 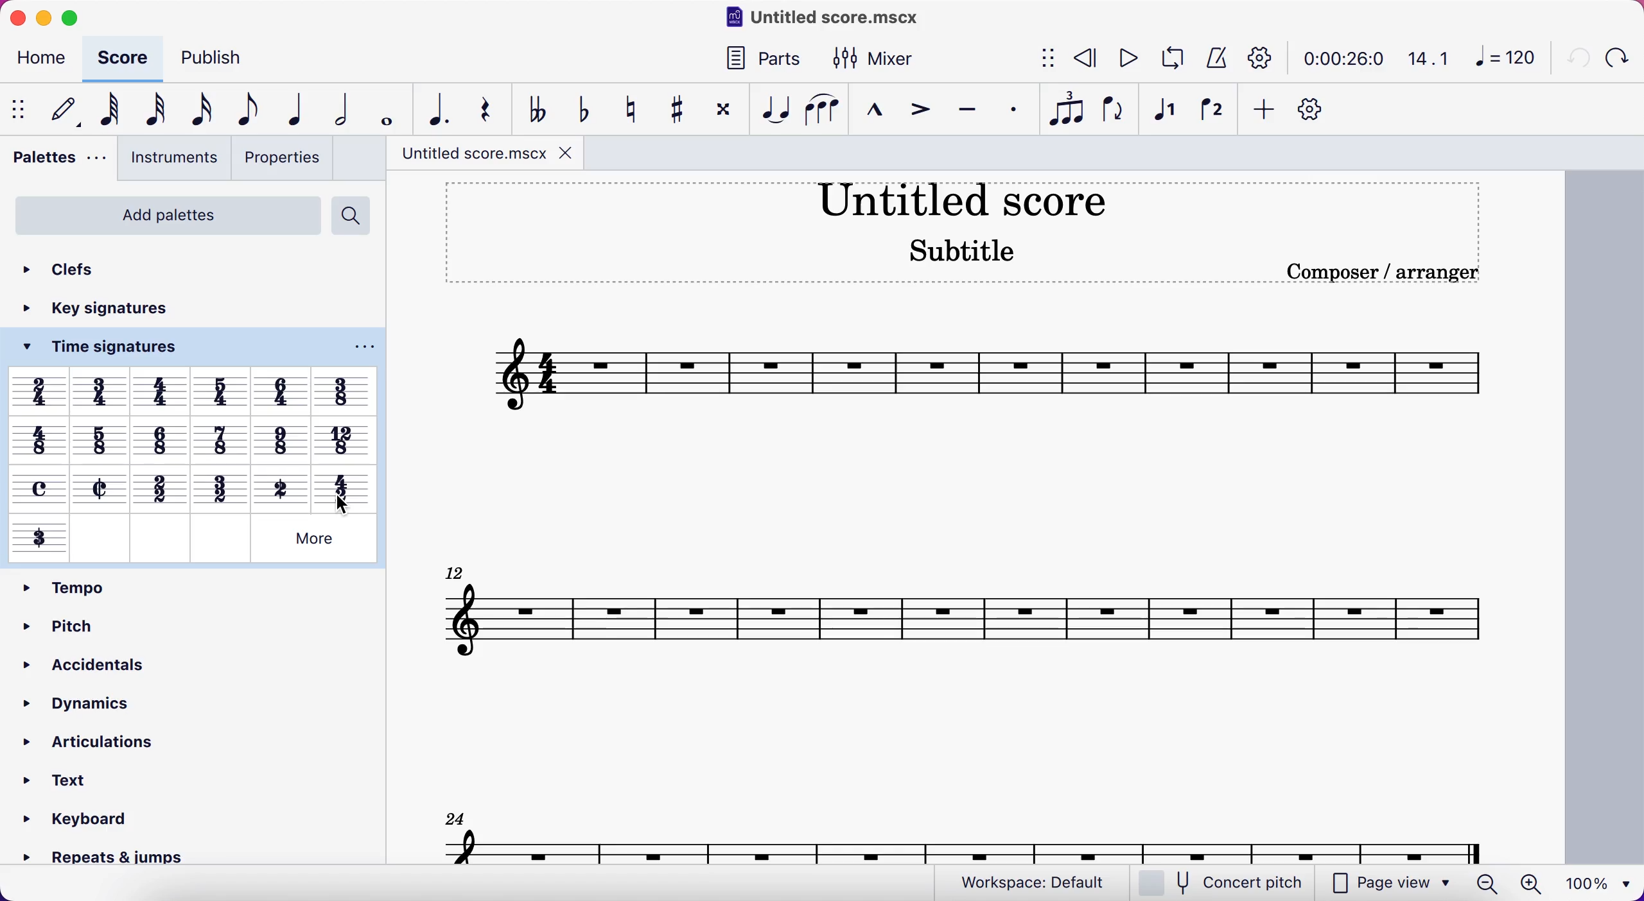 I want to click on parts, so click(x=759, y=58).